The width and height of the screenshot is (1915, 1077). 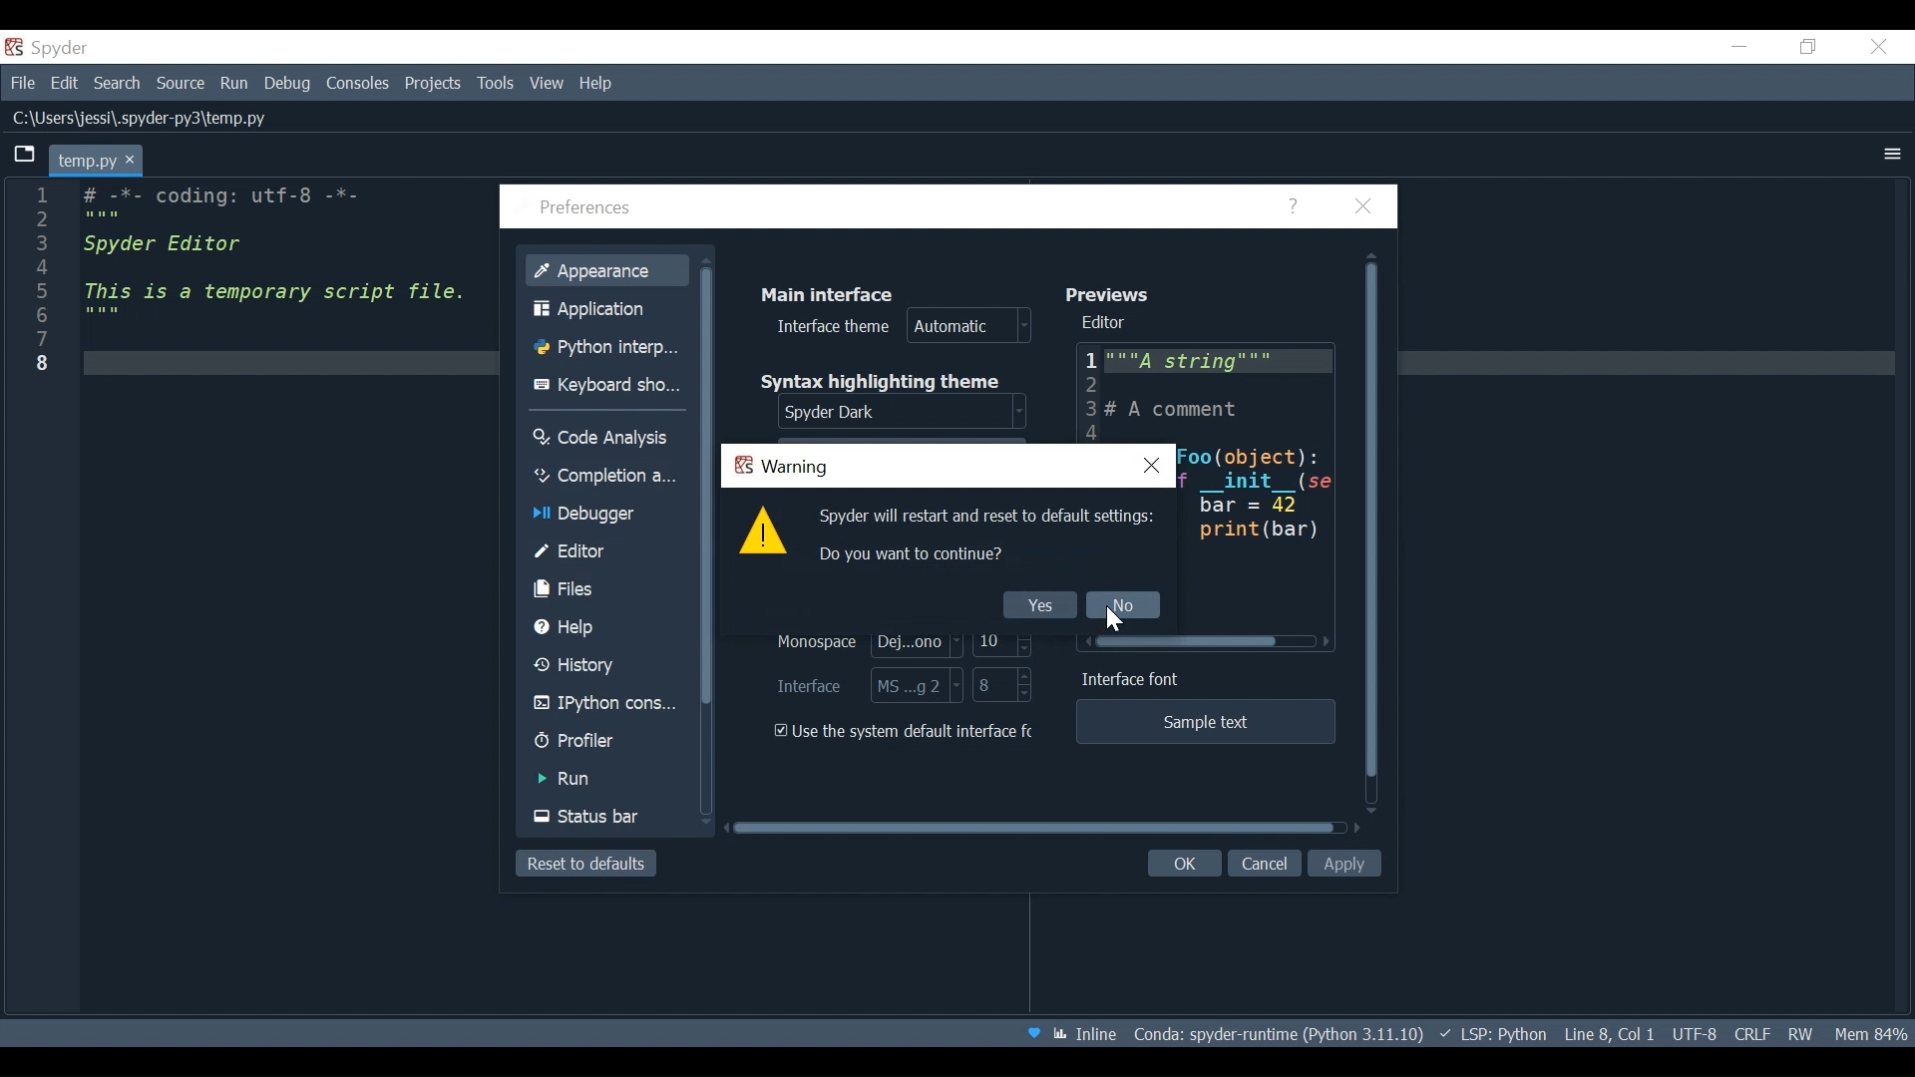 What do you see at coordinates (606, 435) in the screenshot?
I see `Code Analysis` at bounding box center [606, 435].